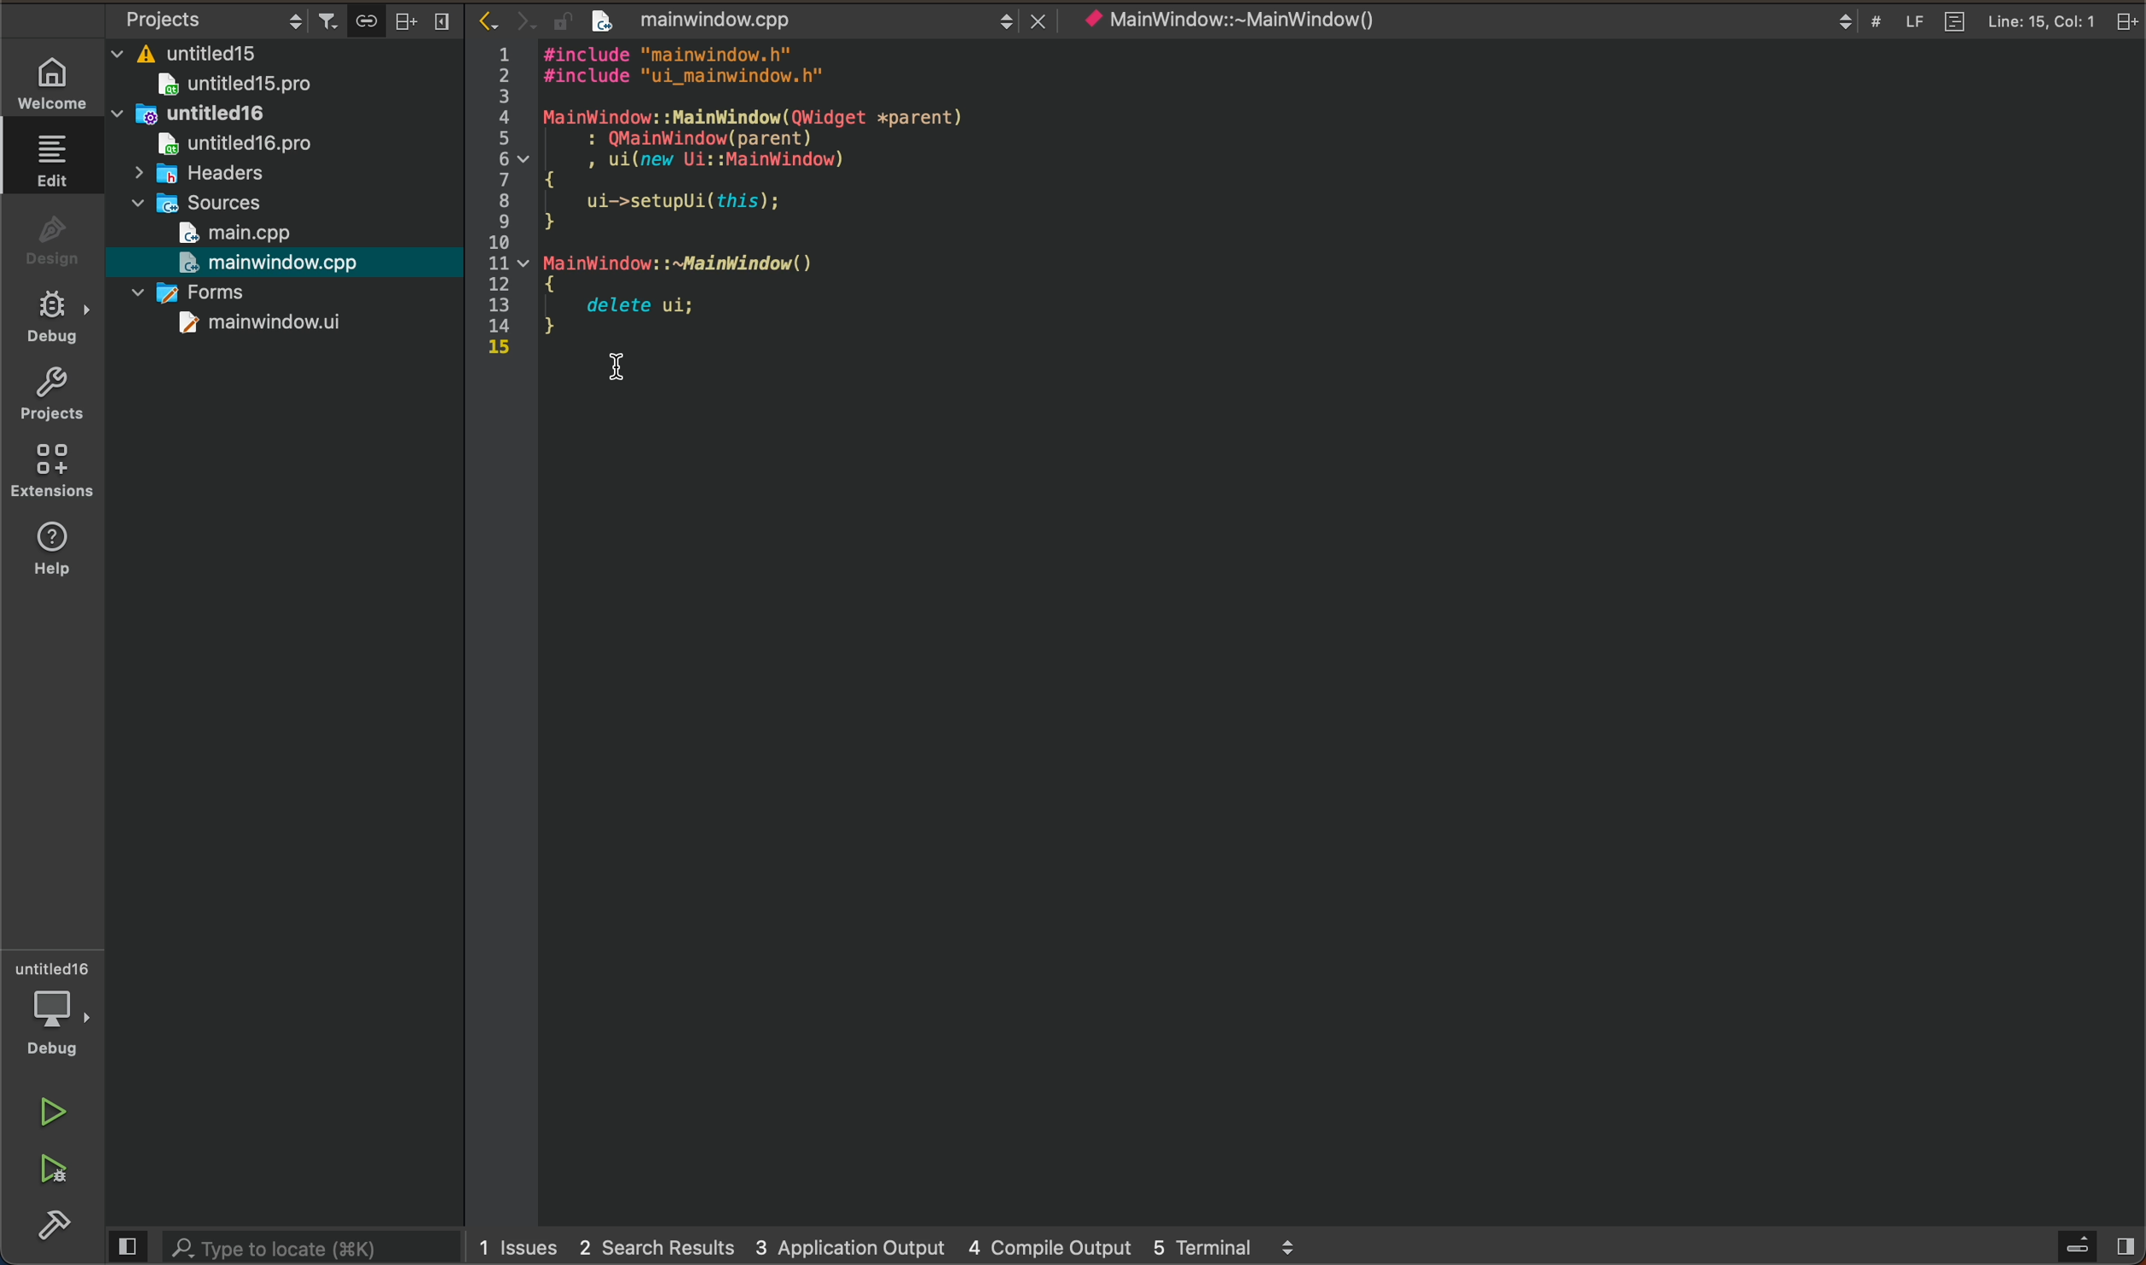 The image size is (2146, 1265). I want to click on untitled15, so click(205, 49).